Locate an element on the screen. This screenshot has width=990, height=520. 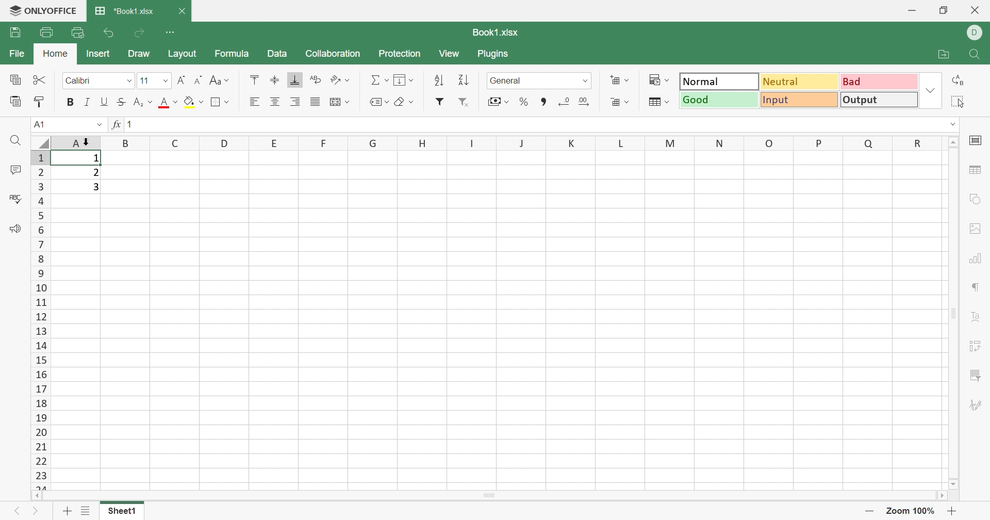
Cut is located at coordinates (40, 79).